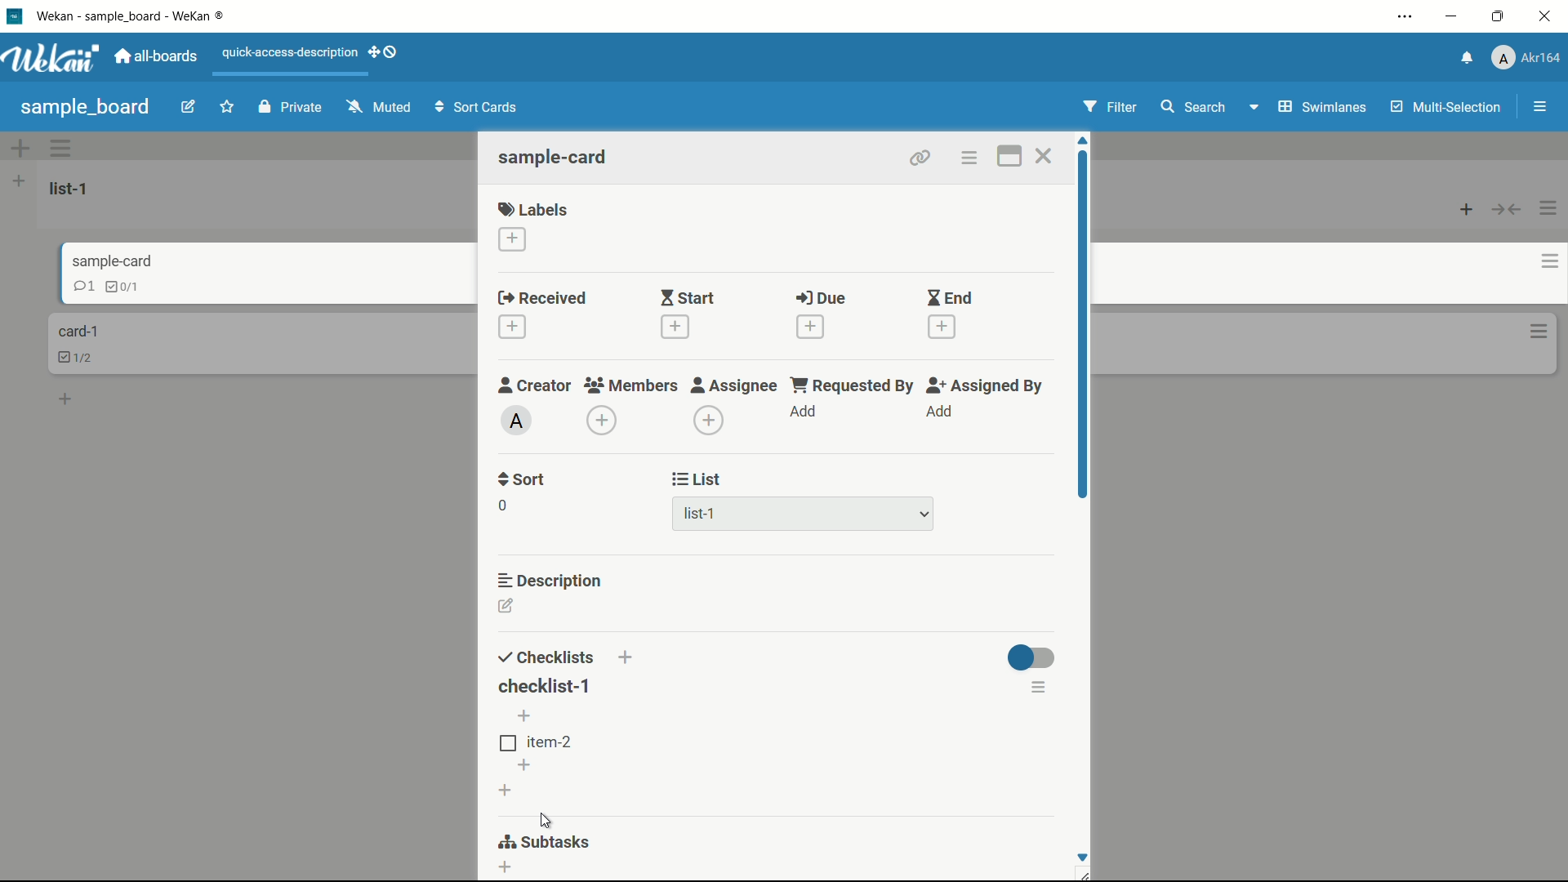  What do you see at coordinates (18, 180) in the screenshot?
I see `list actions` at bounding box center [18, 180].